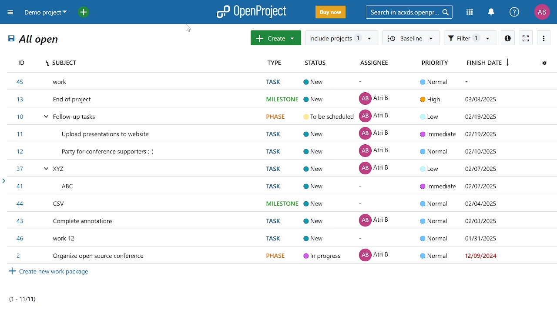 Image resolution: width=557 pixels, height=313 pixels. Describe the element at coordinates (47, 273) in the screenshot. I see `Create new work packages` at that location.